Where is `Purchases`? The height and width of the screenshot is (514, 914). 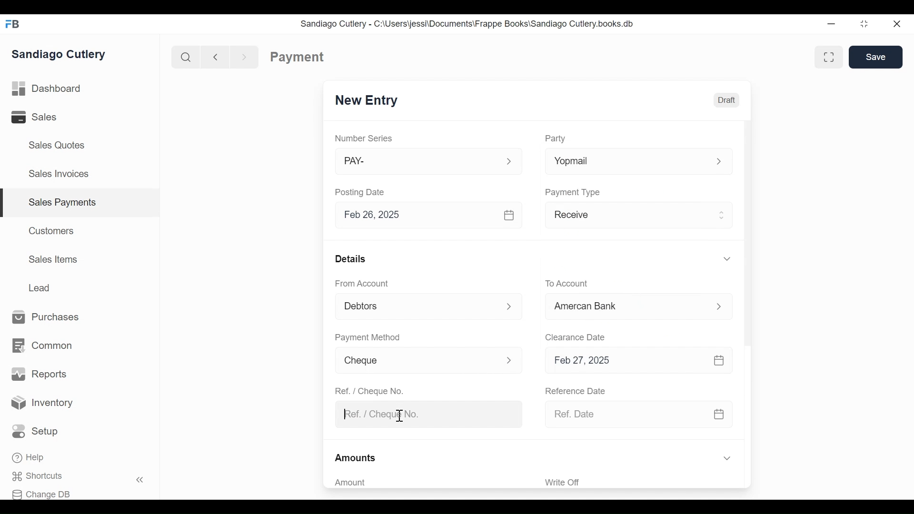 Purchases is located at coordinates (46, 317).